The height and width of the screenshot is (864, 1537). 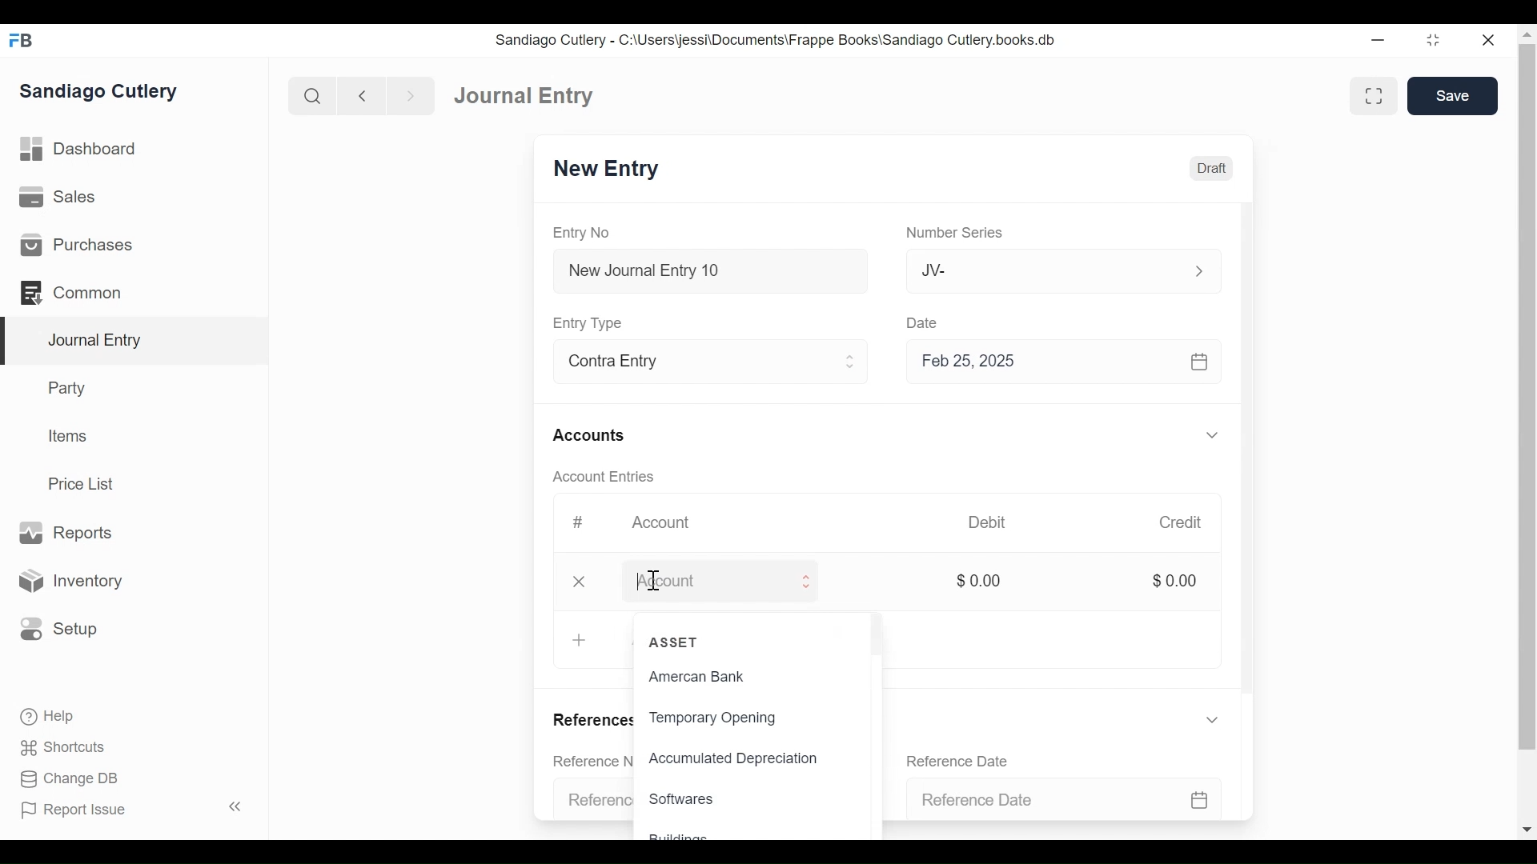 I want to click on scroll down, so click(x=1527, y=830).